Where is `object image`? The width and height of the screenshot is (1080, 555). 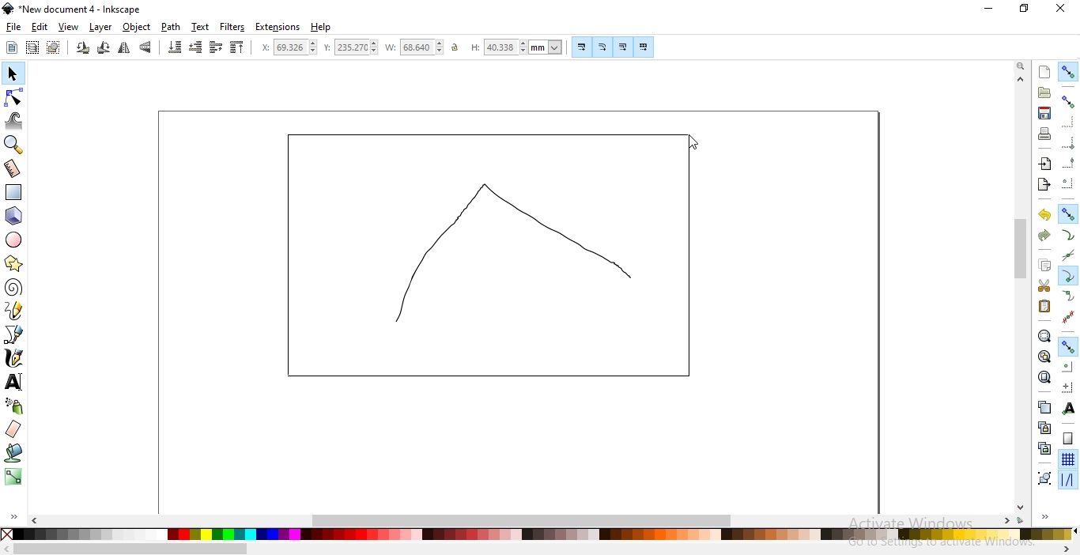
object image is located at coordinates (497, 255).